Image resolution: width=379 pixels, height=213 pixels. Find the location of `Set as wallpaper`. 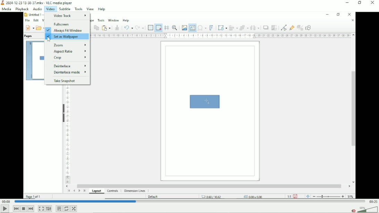

Set as wallpaper is located at coordinates (64, 37).